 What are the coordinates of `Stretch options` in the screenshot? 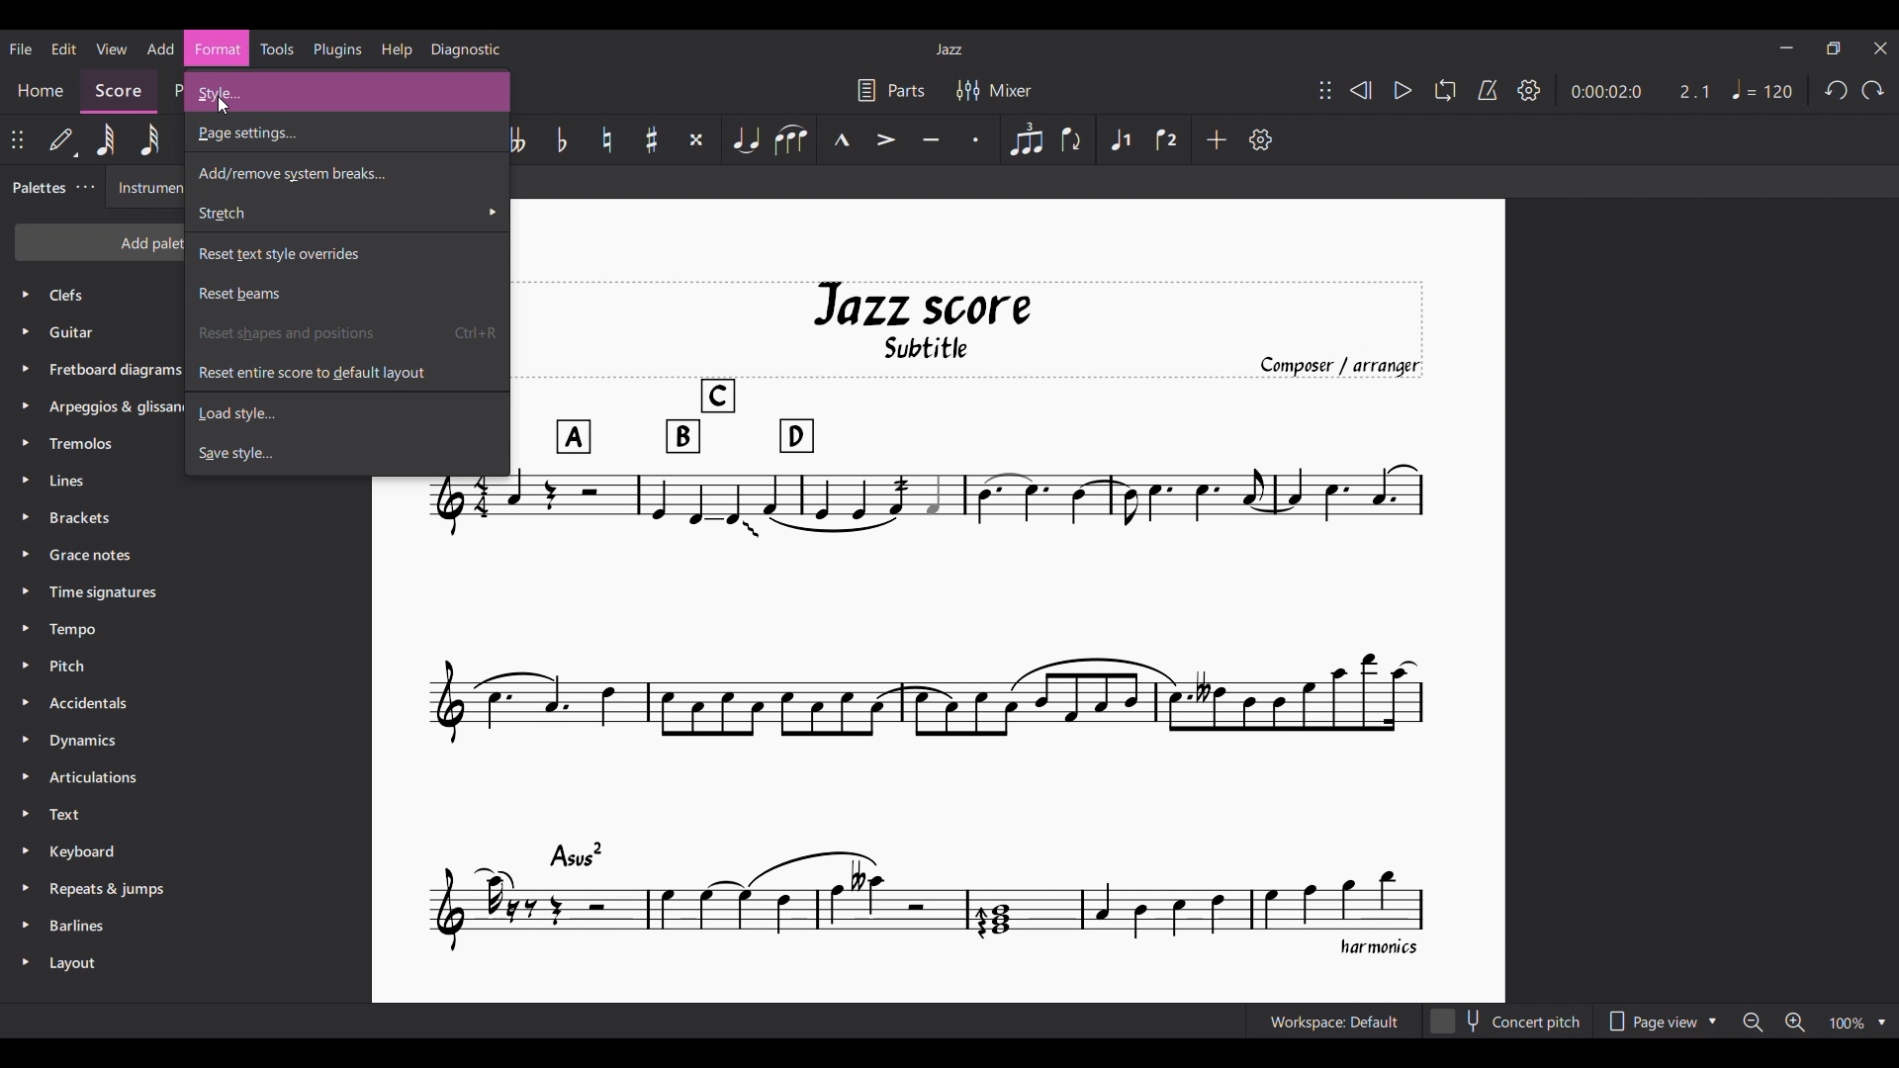 It's located at (347, 213).